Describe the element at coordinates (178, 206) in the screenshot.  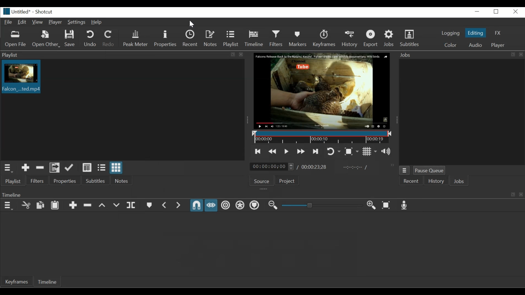
I see `Next Marker` at that location.